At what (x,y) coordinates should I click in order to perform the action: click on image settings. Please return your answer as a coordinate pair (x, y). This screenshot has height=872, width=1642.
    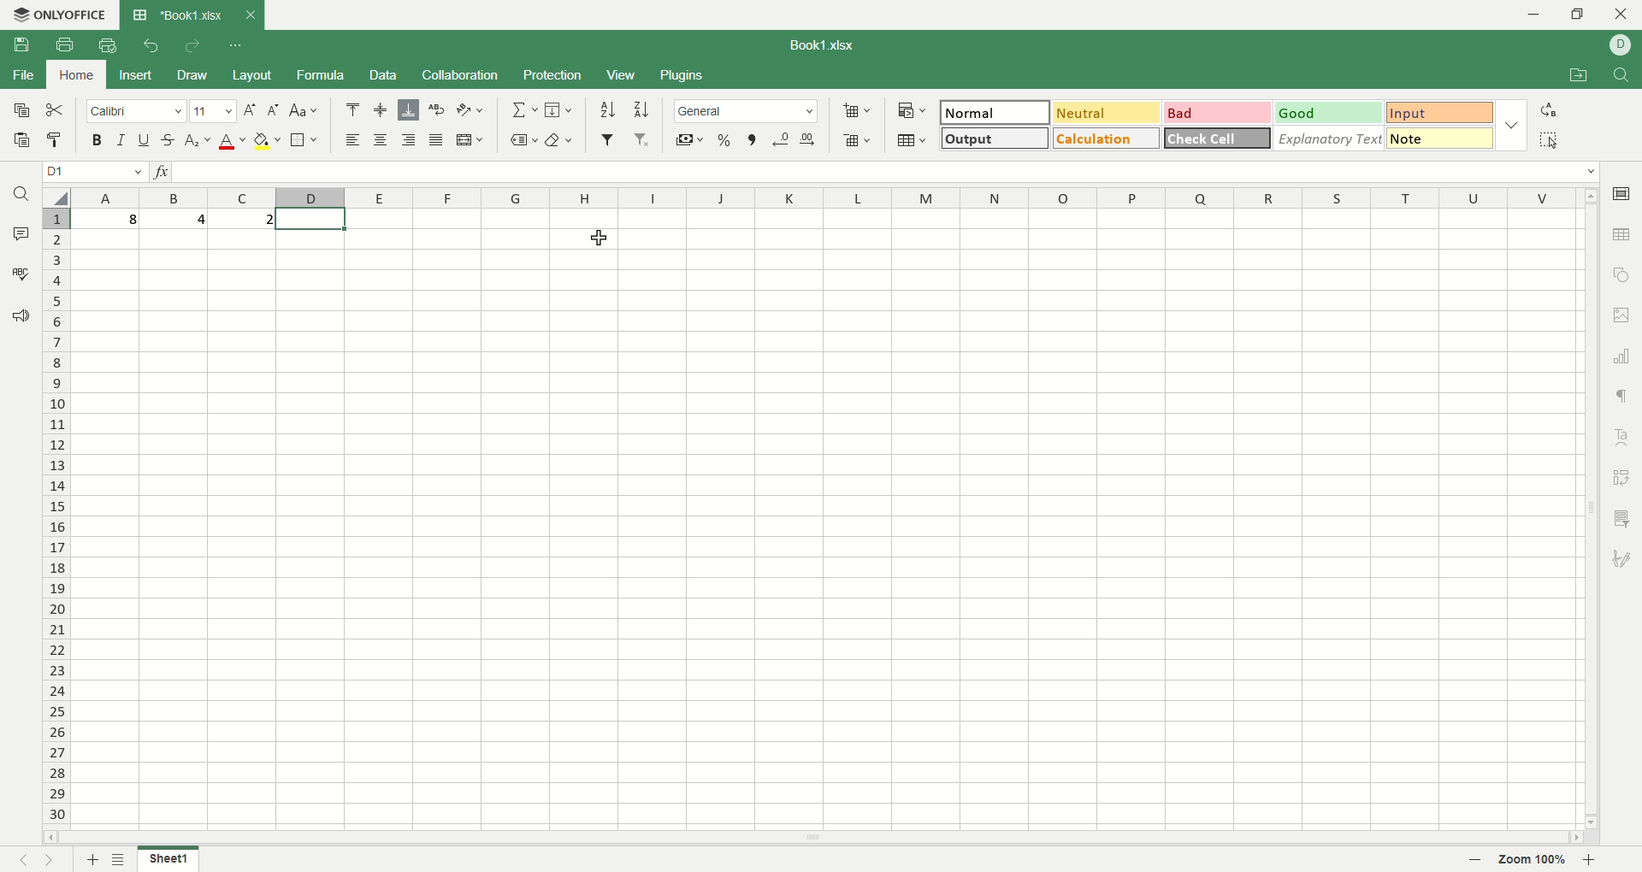
    Looking at the image, I should click on (1623, 313).